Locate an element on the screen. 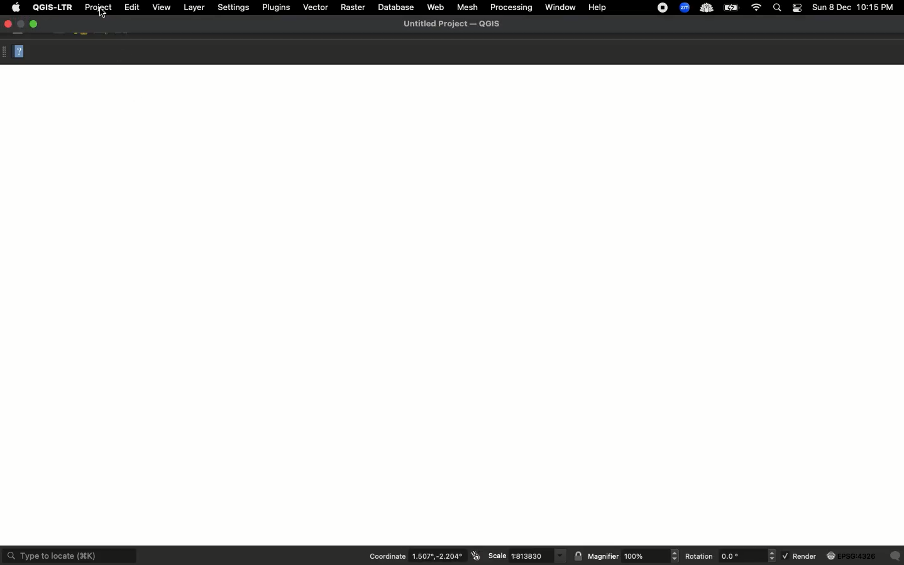 The image size is (904, 565). Project is located at coordinates (99, 8).